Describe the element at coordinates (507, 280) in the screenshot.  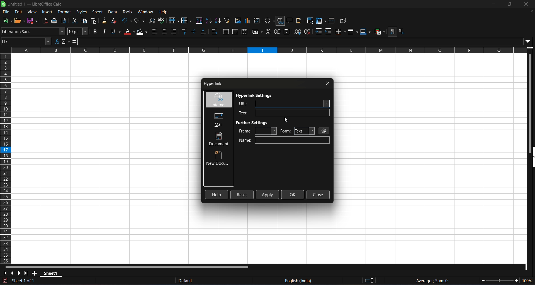
I see `zoom factor` at that location.